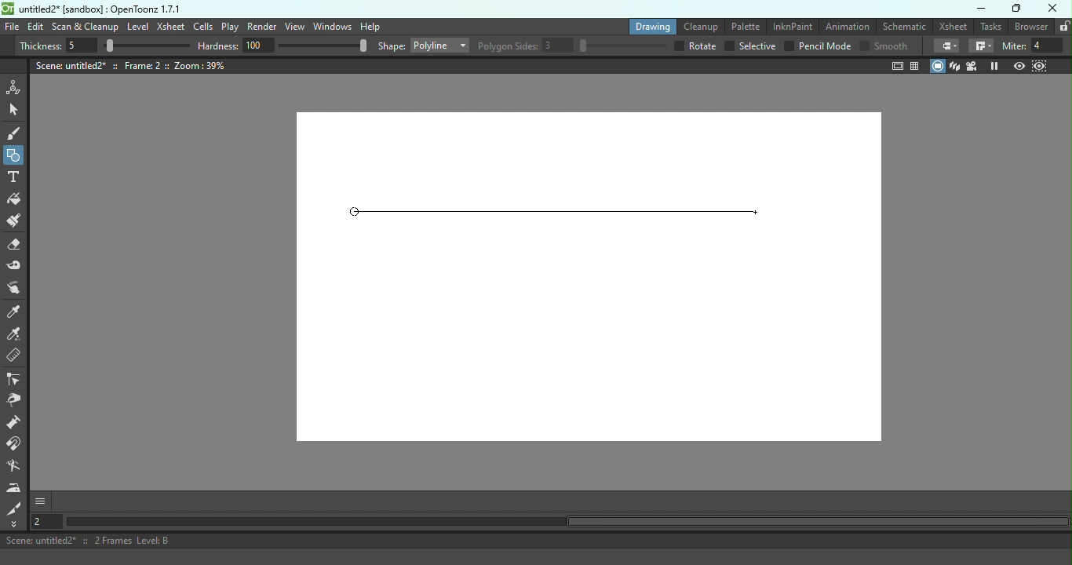 The image size is (1072, 565). Describe the element at coordinates (85, 27) in the screenshot. I see `Scan & Cleanup` at that location.